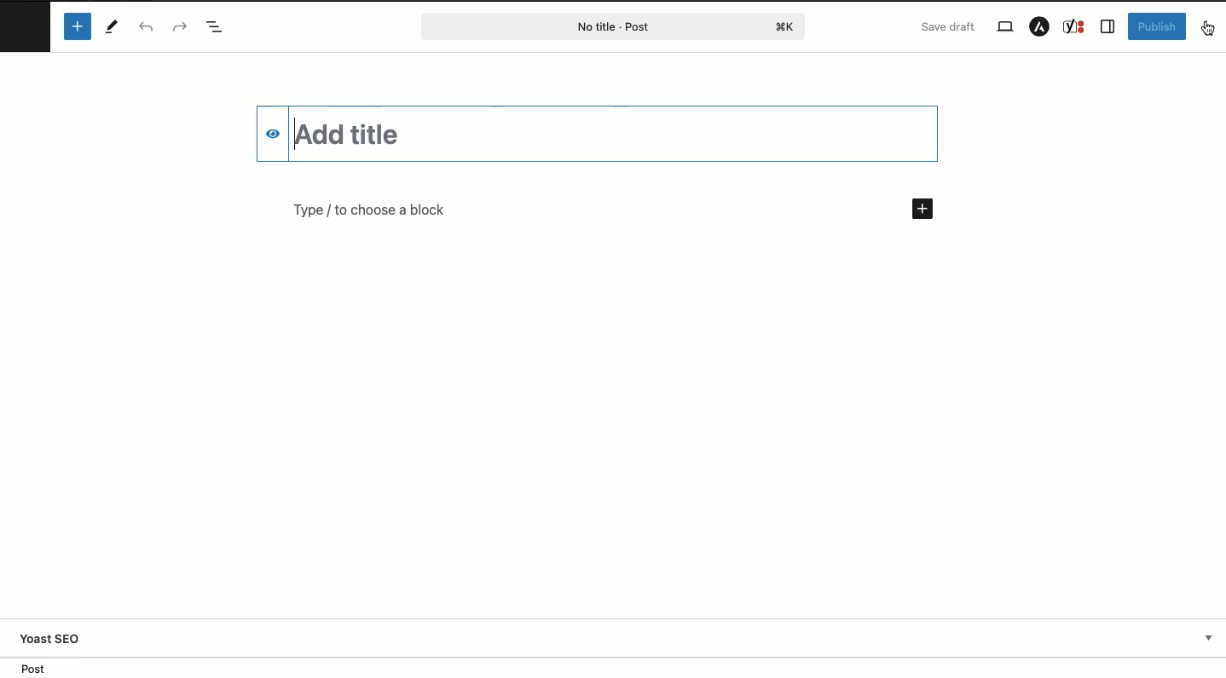 This screenshot has width=1226, height=678. What do you see at coordinates (417, 214) in the screenshot?
I see `Text` at bounding box center [417, 214].